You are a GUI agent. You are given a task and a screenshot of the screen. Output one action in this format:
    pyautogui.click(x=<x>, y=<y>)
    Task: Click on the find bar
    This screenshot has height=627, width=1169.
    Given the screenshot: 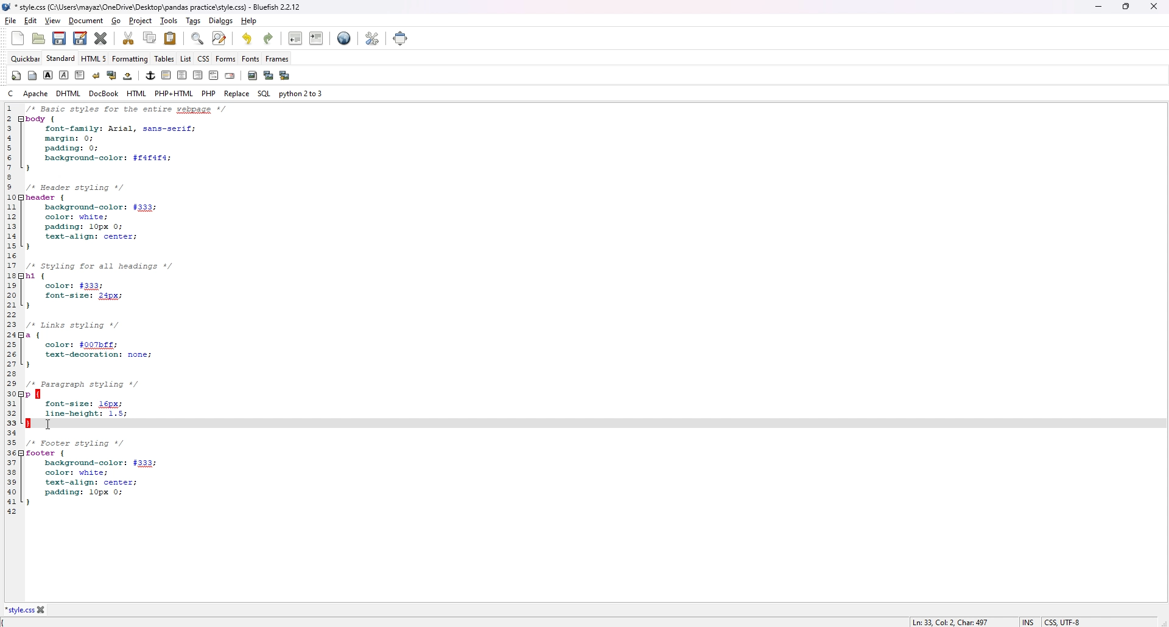 What is the action you would take?
    pyautogui.click(x=197, y=39)
    